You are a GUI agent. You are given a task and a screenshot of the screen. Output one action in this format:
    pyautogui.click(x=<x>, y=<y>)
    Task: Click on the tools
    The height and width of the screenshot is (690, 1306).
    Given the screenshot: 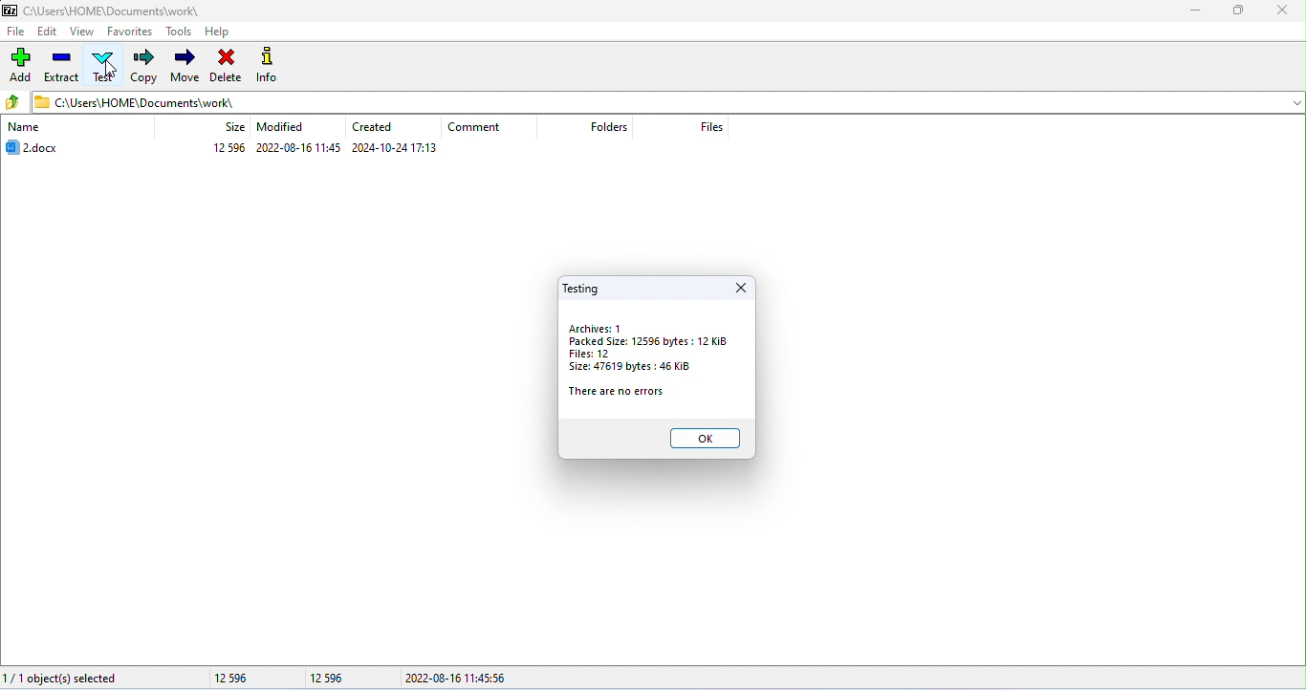 What is the action you would take?
    pyautogui.click(x=180, y=30)
    